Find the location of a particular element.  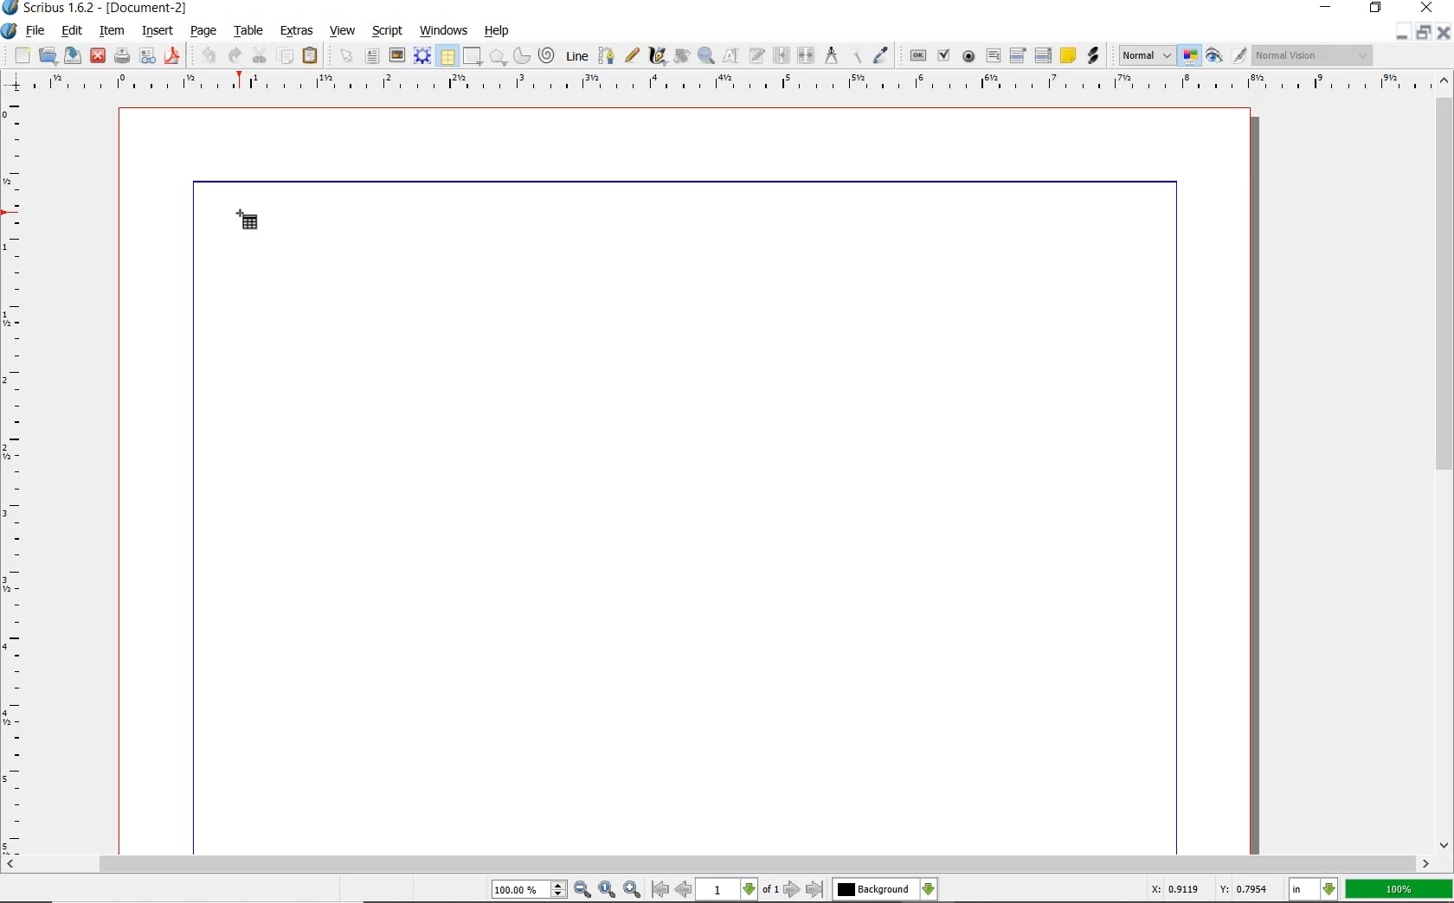

unlink text frame is located at coordinates (803, 56).